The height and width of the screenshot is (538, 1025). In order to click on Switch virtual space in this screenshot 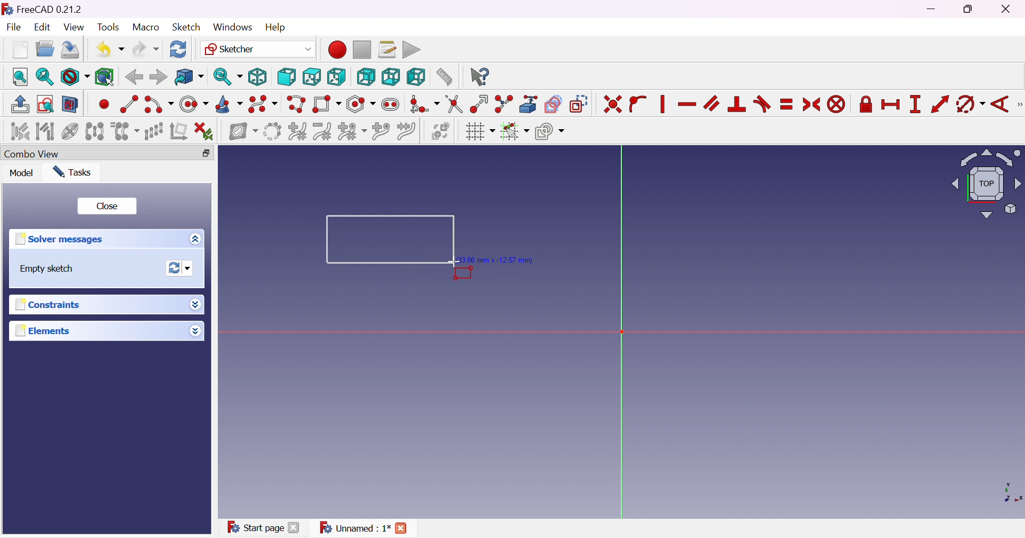, I will do `click(443, 132)`.